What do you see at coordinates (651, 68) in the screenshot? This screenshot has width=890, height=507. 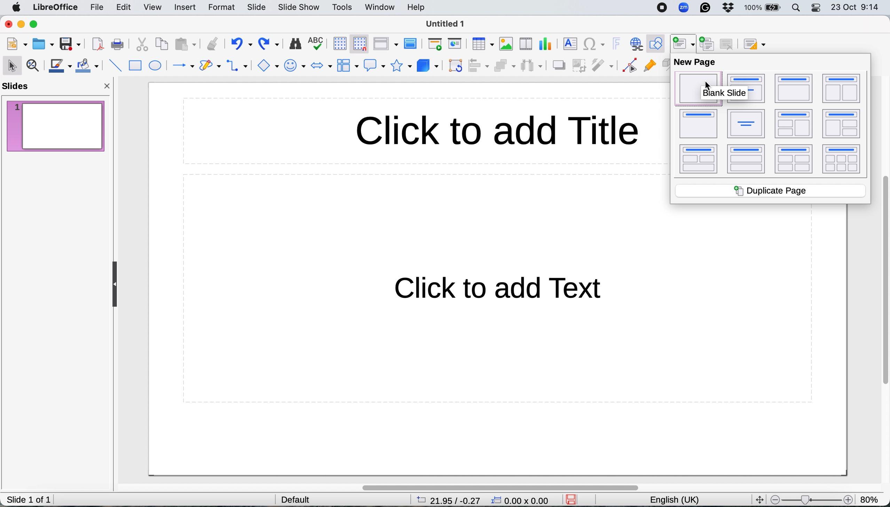 I see `show gluepoint functions` at bounding box center [651, 68].